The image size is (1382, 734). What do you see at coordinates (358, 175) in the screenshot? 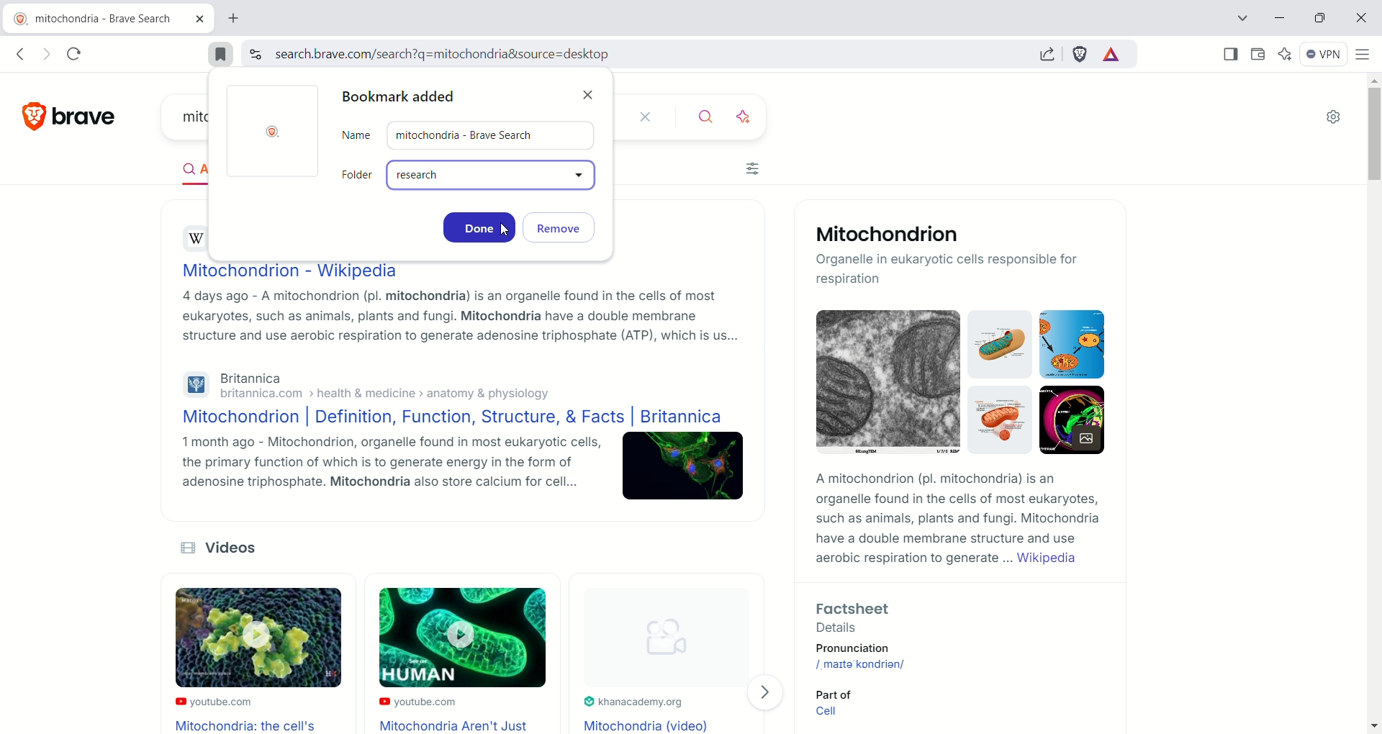
I see `Folder` at bounding box center [358, 175].